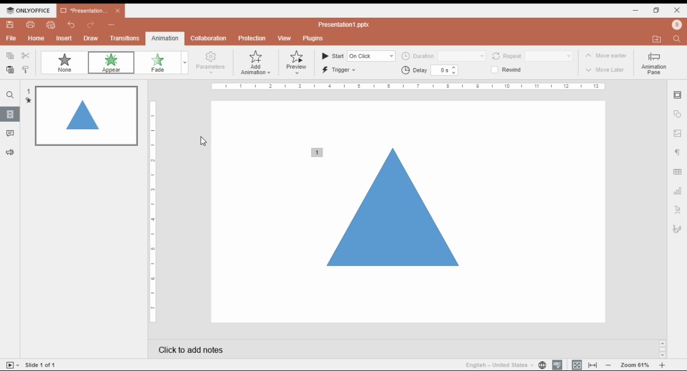 This screenshot has height=371, width=687. Describe the element at coordinates (333, 56) in the screenshot. I see `start` at that location.